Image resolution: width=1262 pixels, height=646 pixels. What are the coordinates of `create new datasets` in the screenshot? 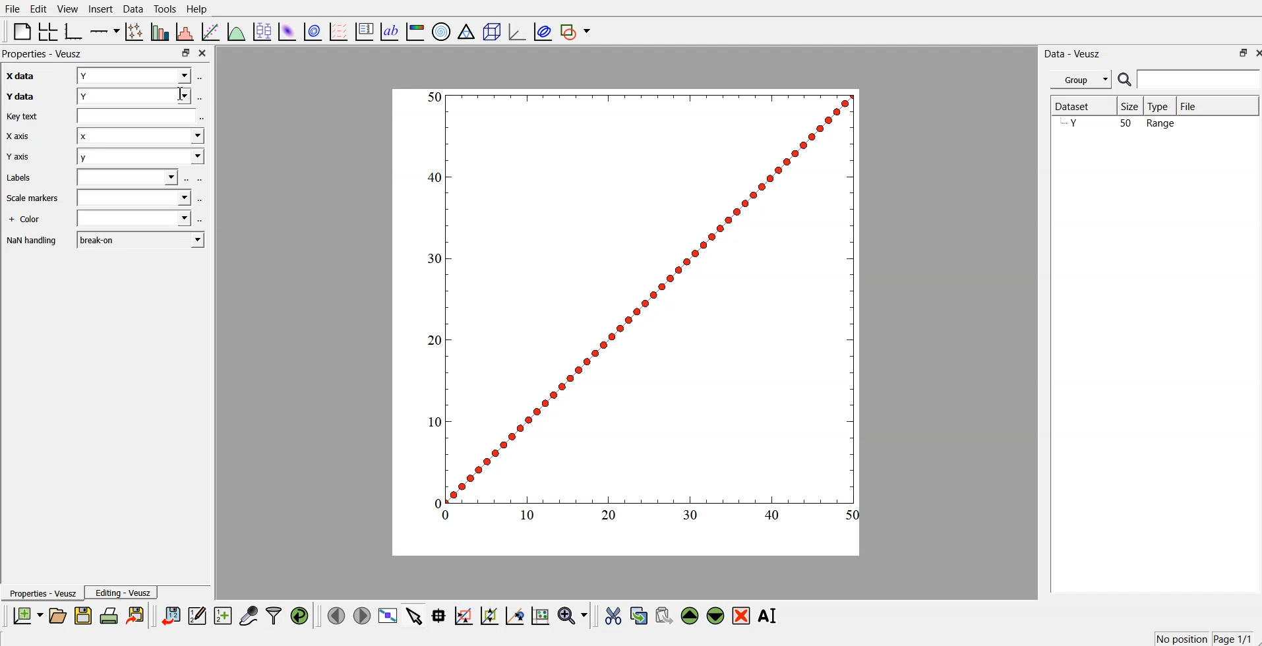 It's located at (224, 616).